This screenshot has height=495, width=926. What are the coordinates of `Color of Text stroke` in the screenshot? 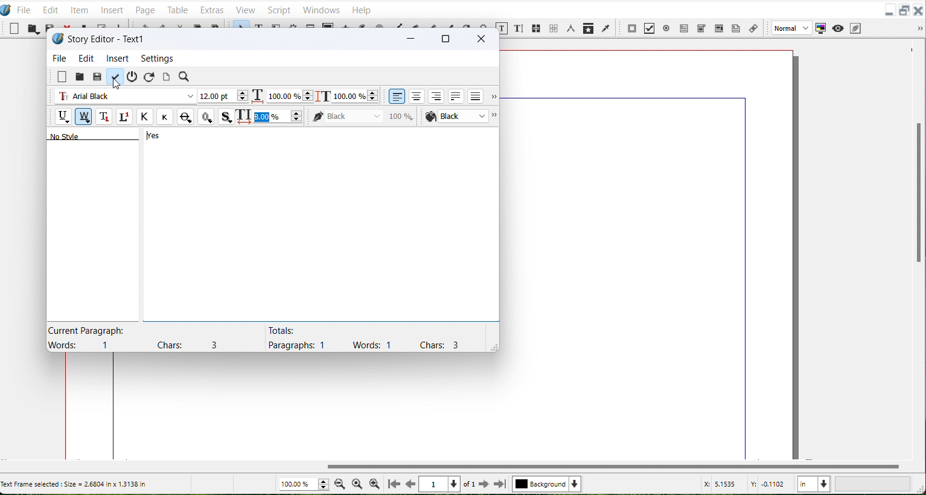 It's located at (363, 117).